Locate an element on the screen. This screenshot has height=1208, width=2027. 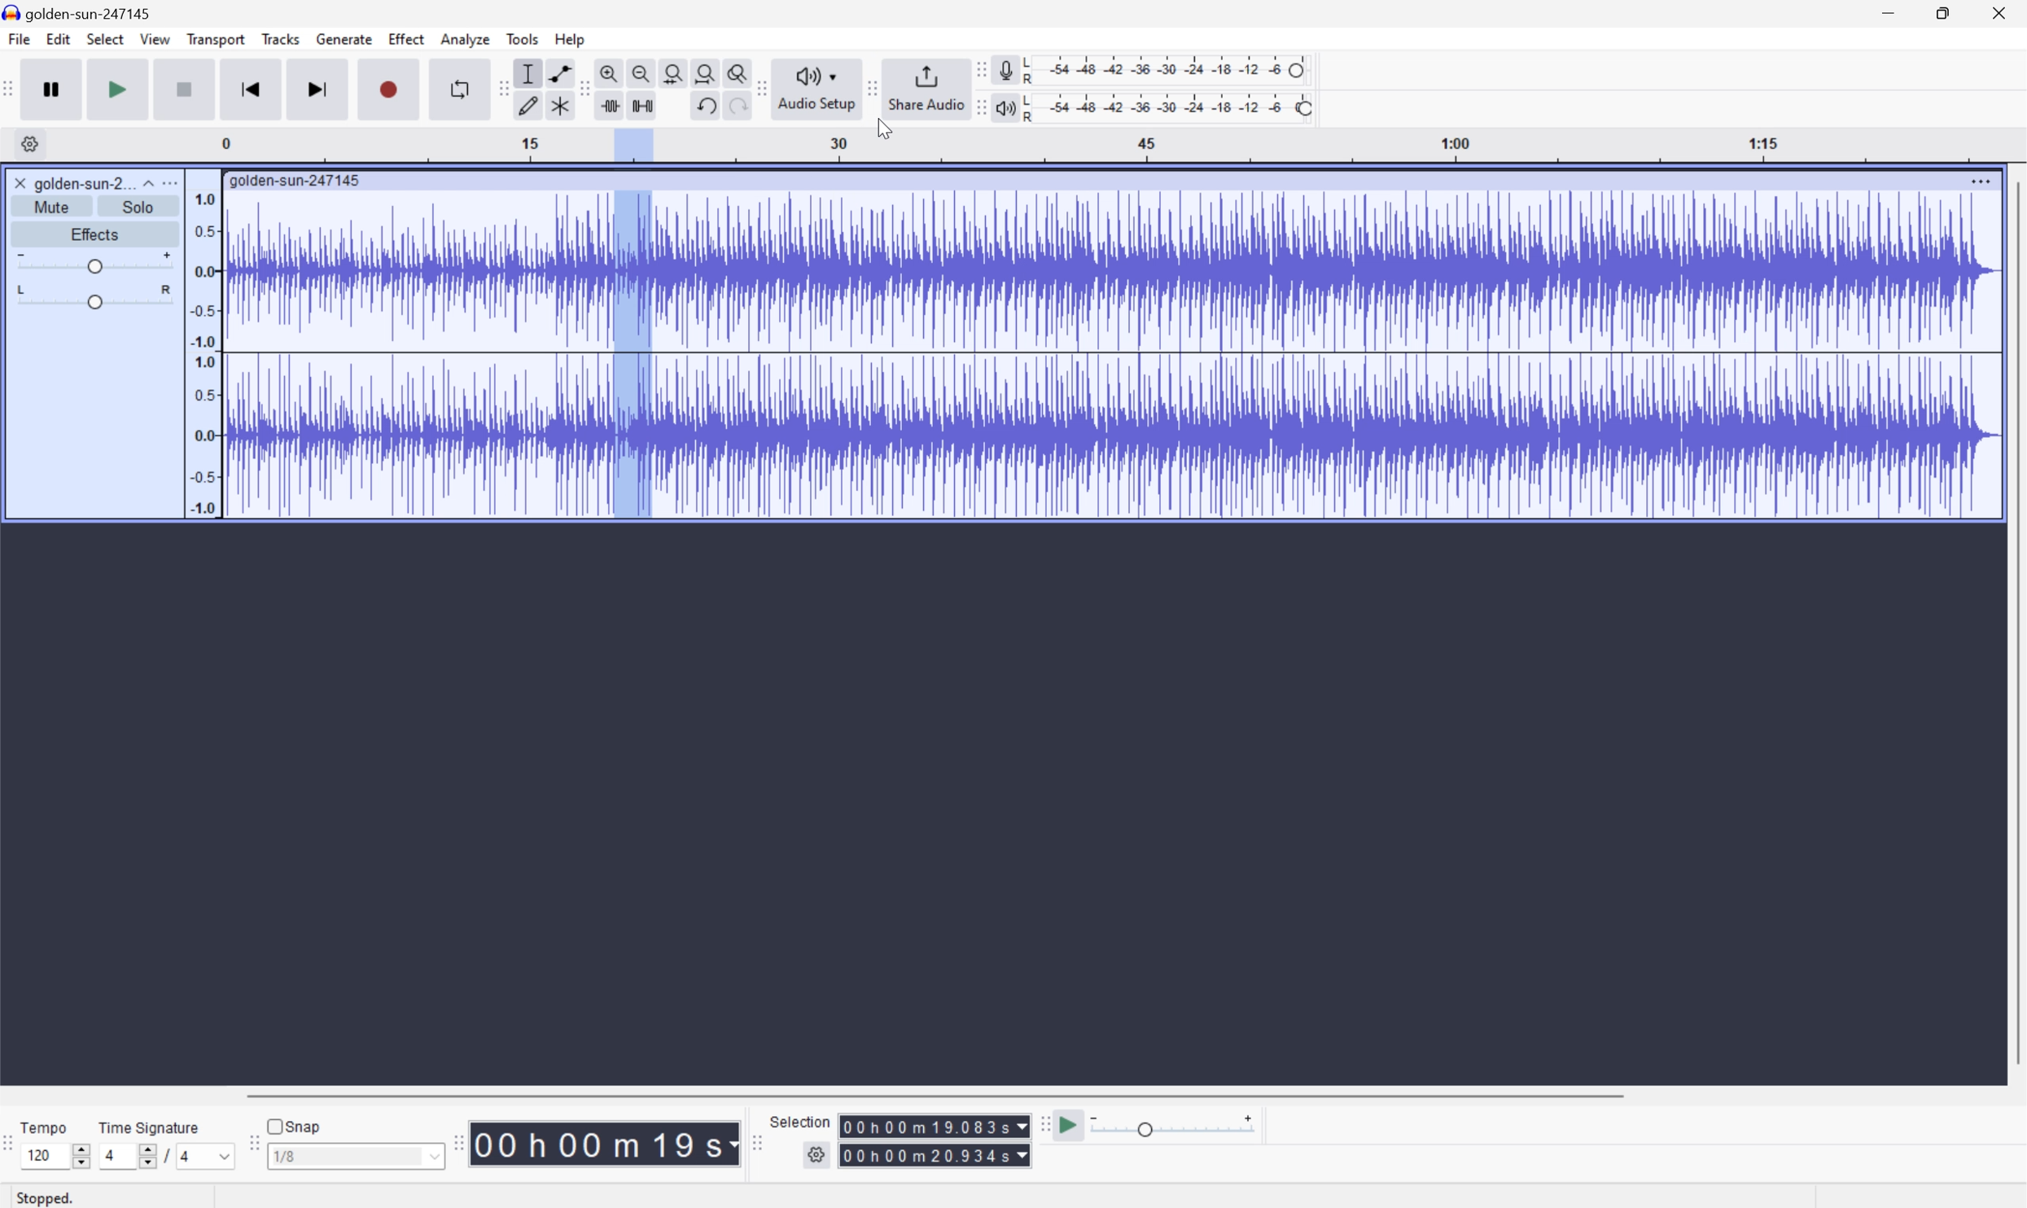
Slider is located at coordinates (91, 262).